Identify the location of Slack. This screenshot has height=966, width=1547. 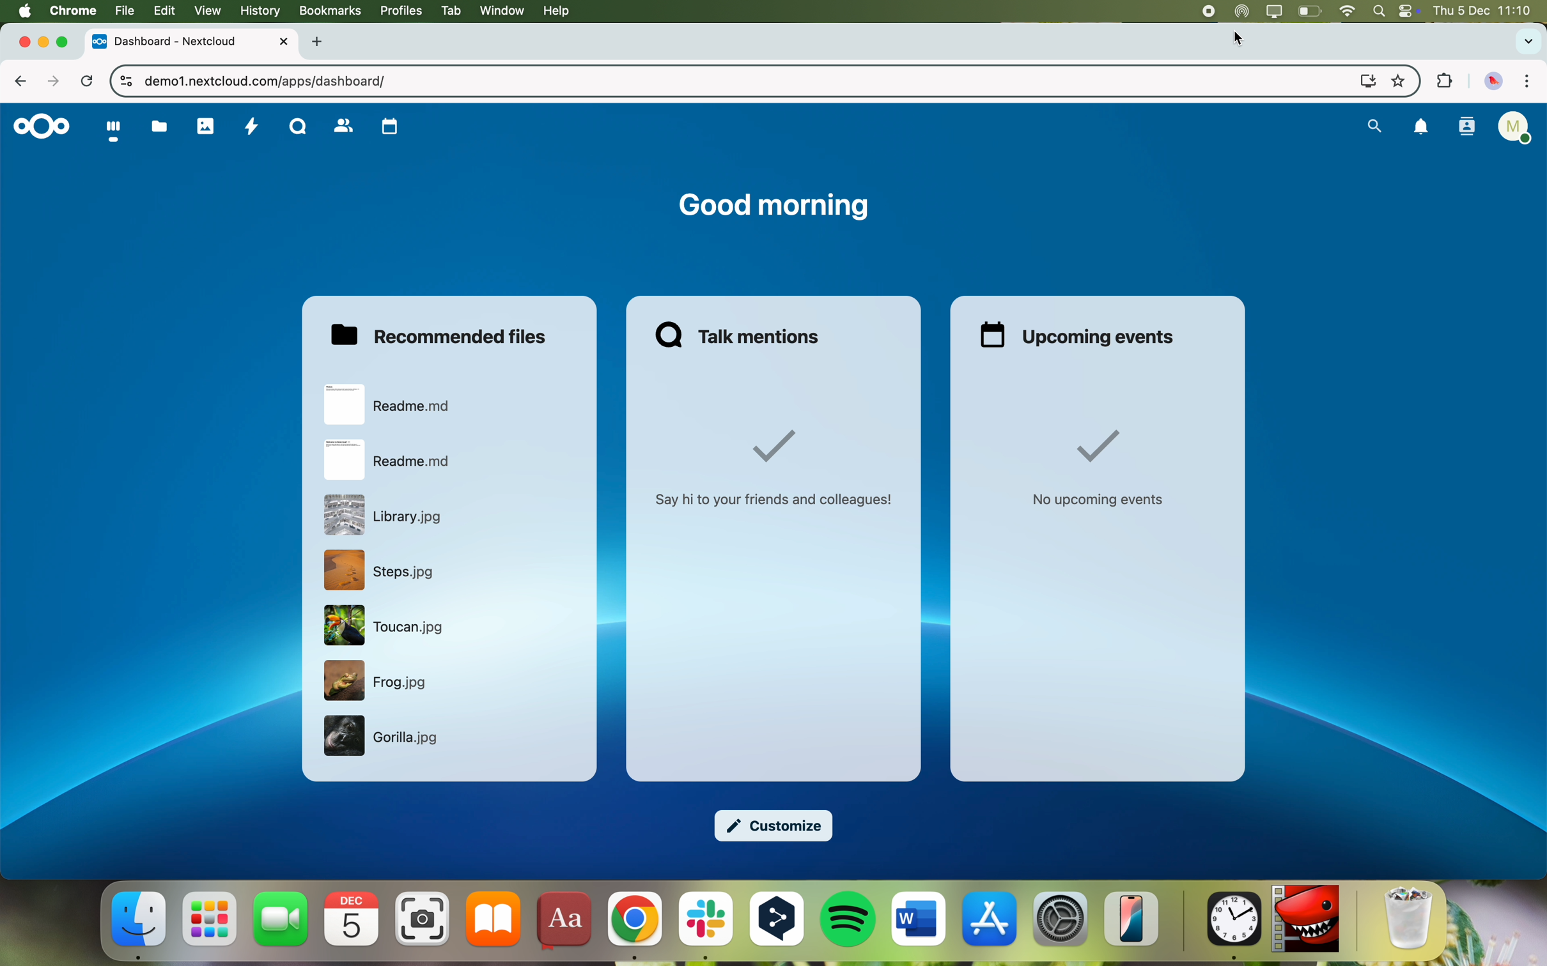
(704, 928).